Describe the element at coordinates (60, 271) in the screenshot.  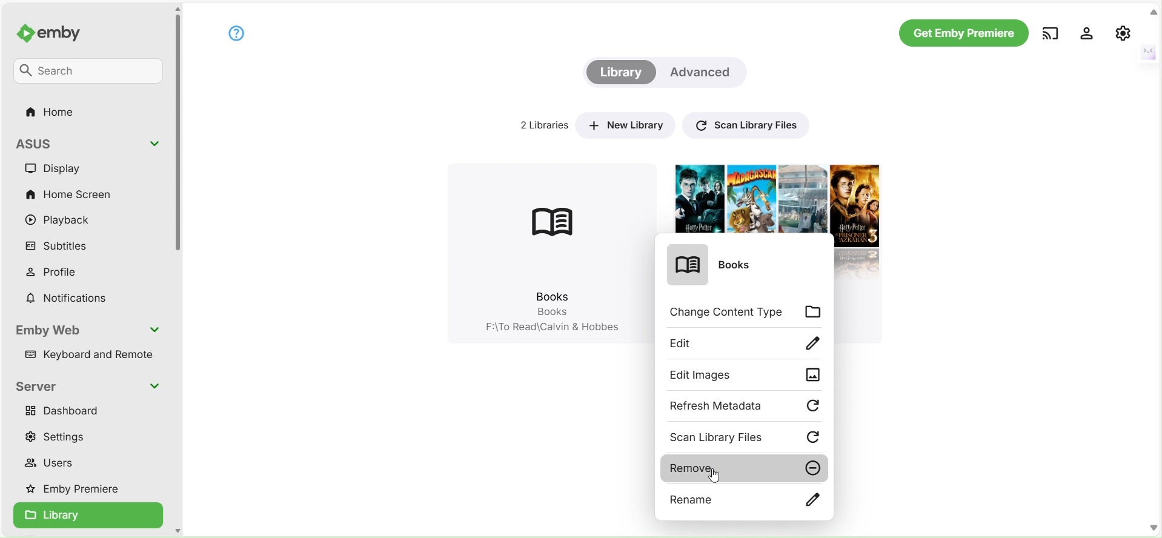
I see `Profile` at that location.